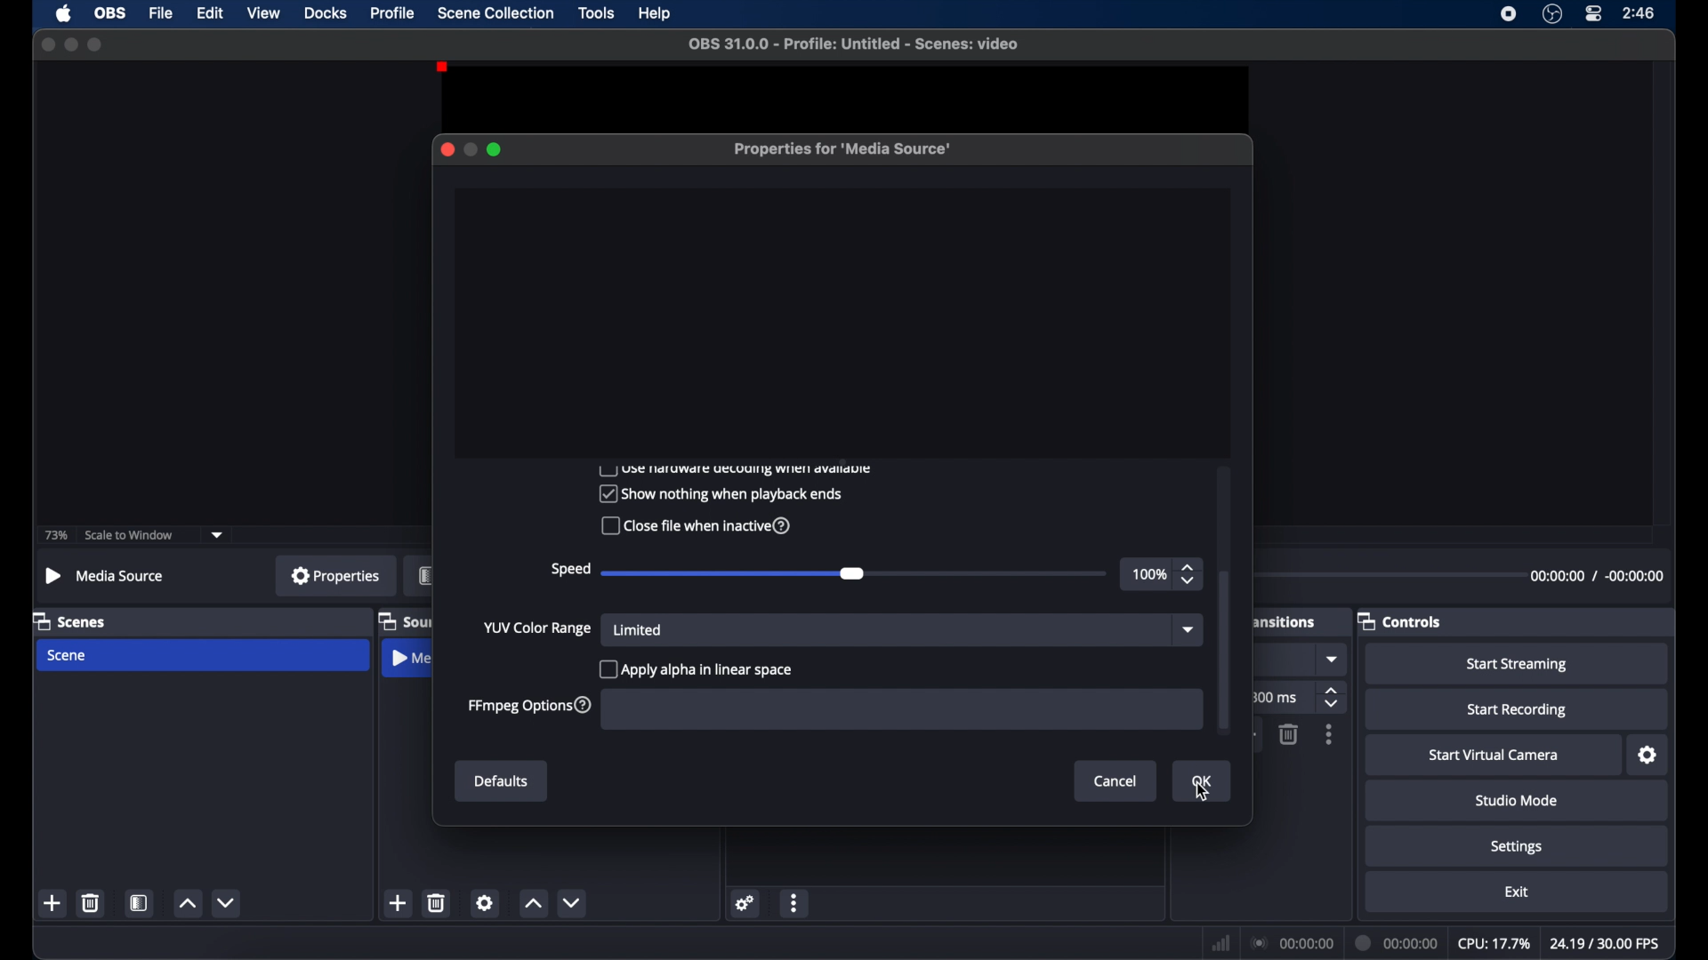 The image size is (1708, 960). Describe the element at coordinates (898, 710) in the screenshot. I see `FFmpeg Options input` at that location.